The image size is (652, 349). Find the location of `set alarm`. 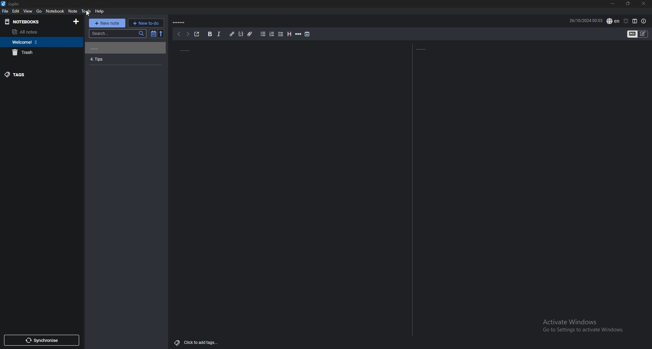

set alarm is located at coordinates (627, 21).